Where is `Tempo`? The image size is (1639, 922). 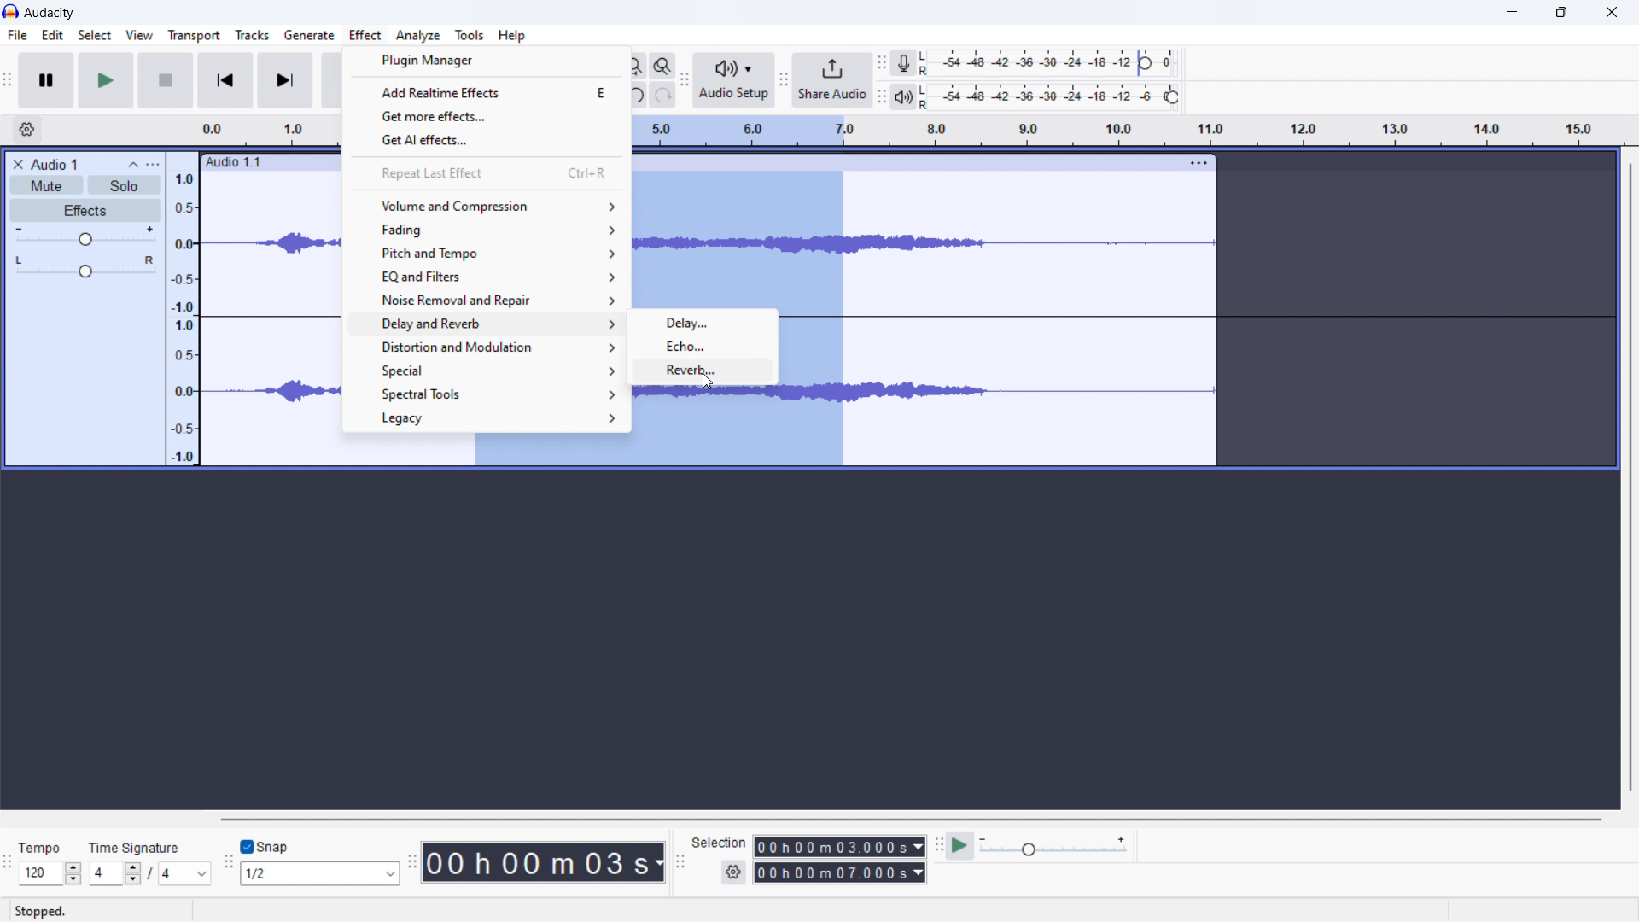 Tempo is located at coordinates (42, 849).